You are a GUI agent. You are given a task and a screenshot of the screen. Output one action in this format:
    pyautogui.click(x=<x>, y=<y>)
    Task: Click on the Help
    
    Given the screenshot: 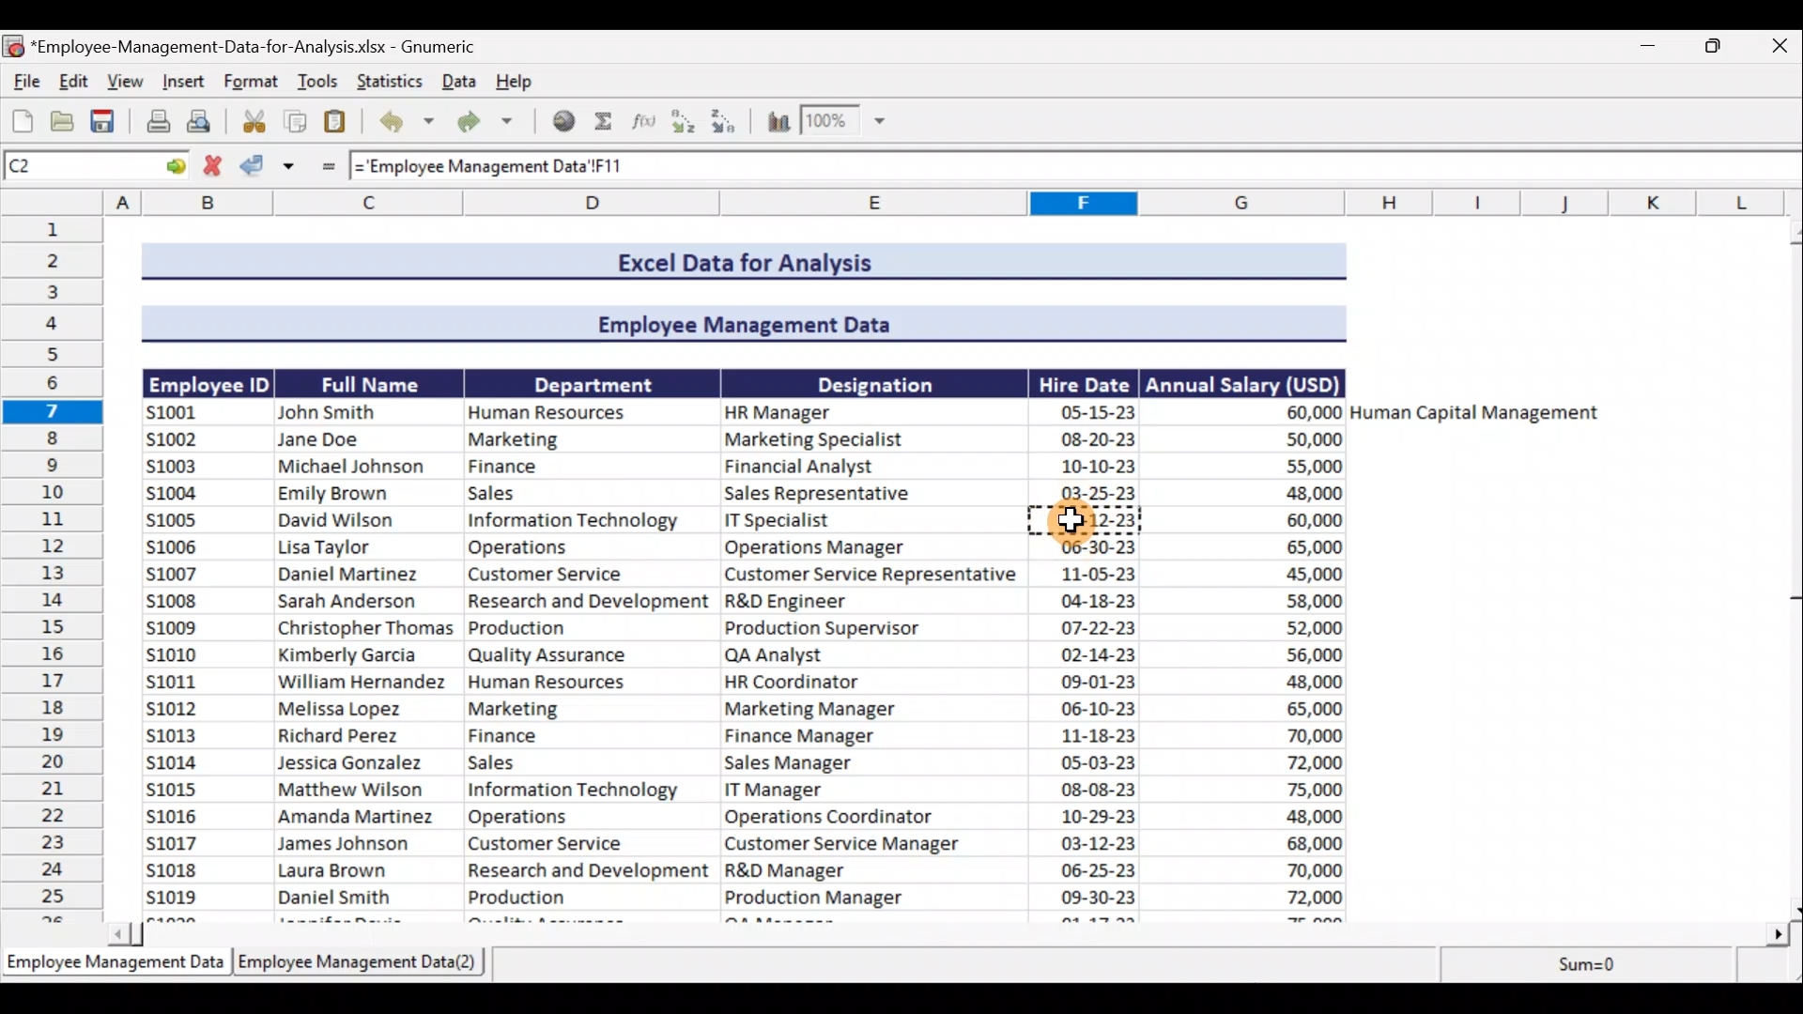 What is the action you would take?
    pyautogui.click(x=515, y=84)
    